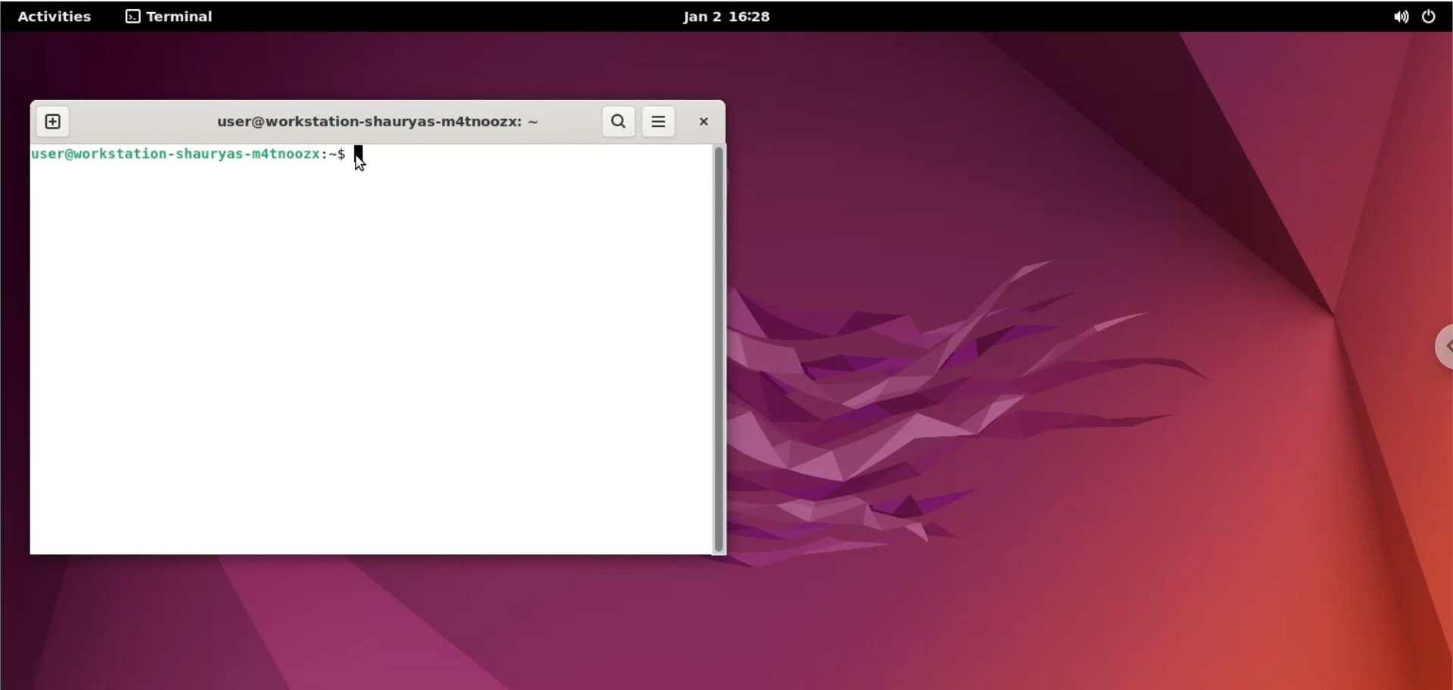 Image resolution: width=1453 pixels, height=690 pixels. Describe the element at coordinates (170, 18) in the screenshot. I see `terminal` at that location.